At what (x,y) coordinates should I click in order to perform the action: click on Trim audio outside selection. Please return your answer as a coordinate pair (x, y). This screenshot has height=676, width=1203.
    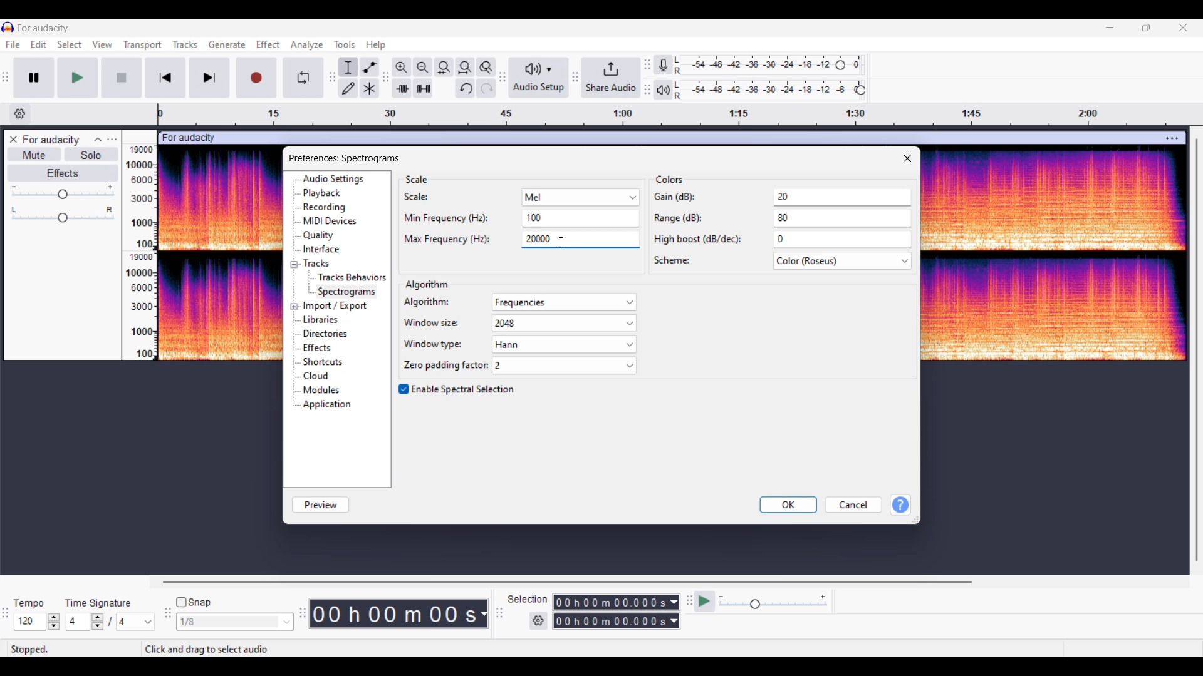
    Looking at the image, I should click on (402, 88).